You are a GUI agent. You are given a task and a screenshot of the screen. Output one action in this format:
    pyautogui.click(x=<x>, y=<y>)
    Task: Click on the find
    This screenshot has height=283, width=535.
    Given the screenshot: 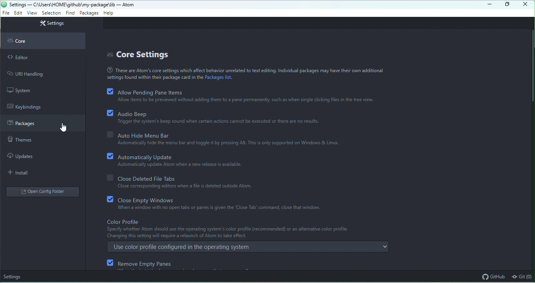 What is the action you would take?
    pyautogui.click(x=70, y=13)
    